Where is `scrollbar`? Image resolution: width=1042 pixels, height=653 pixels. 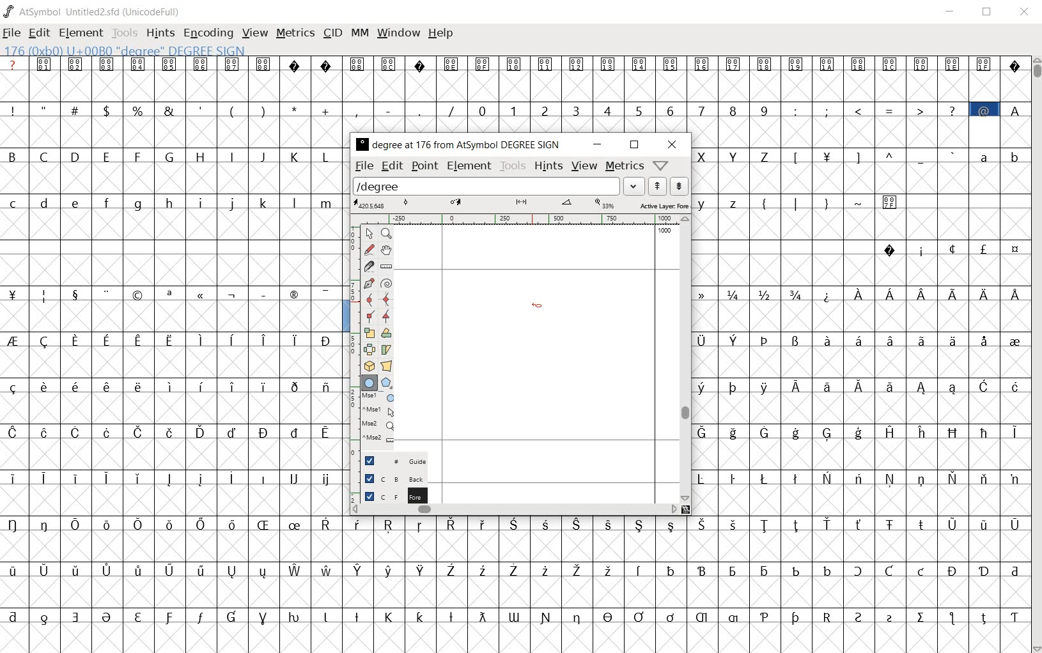 scrollbar is located at coordinates (514, 511).